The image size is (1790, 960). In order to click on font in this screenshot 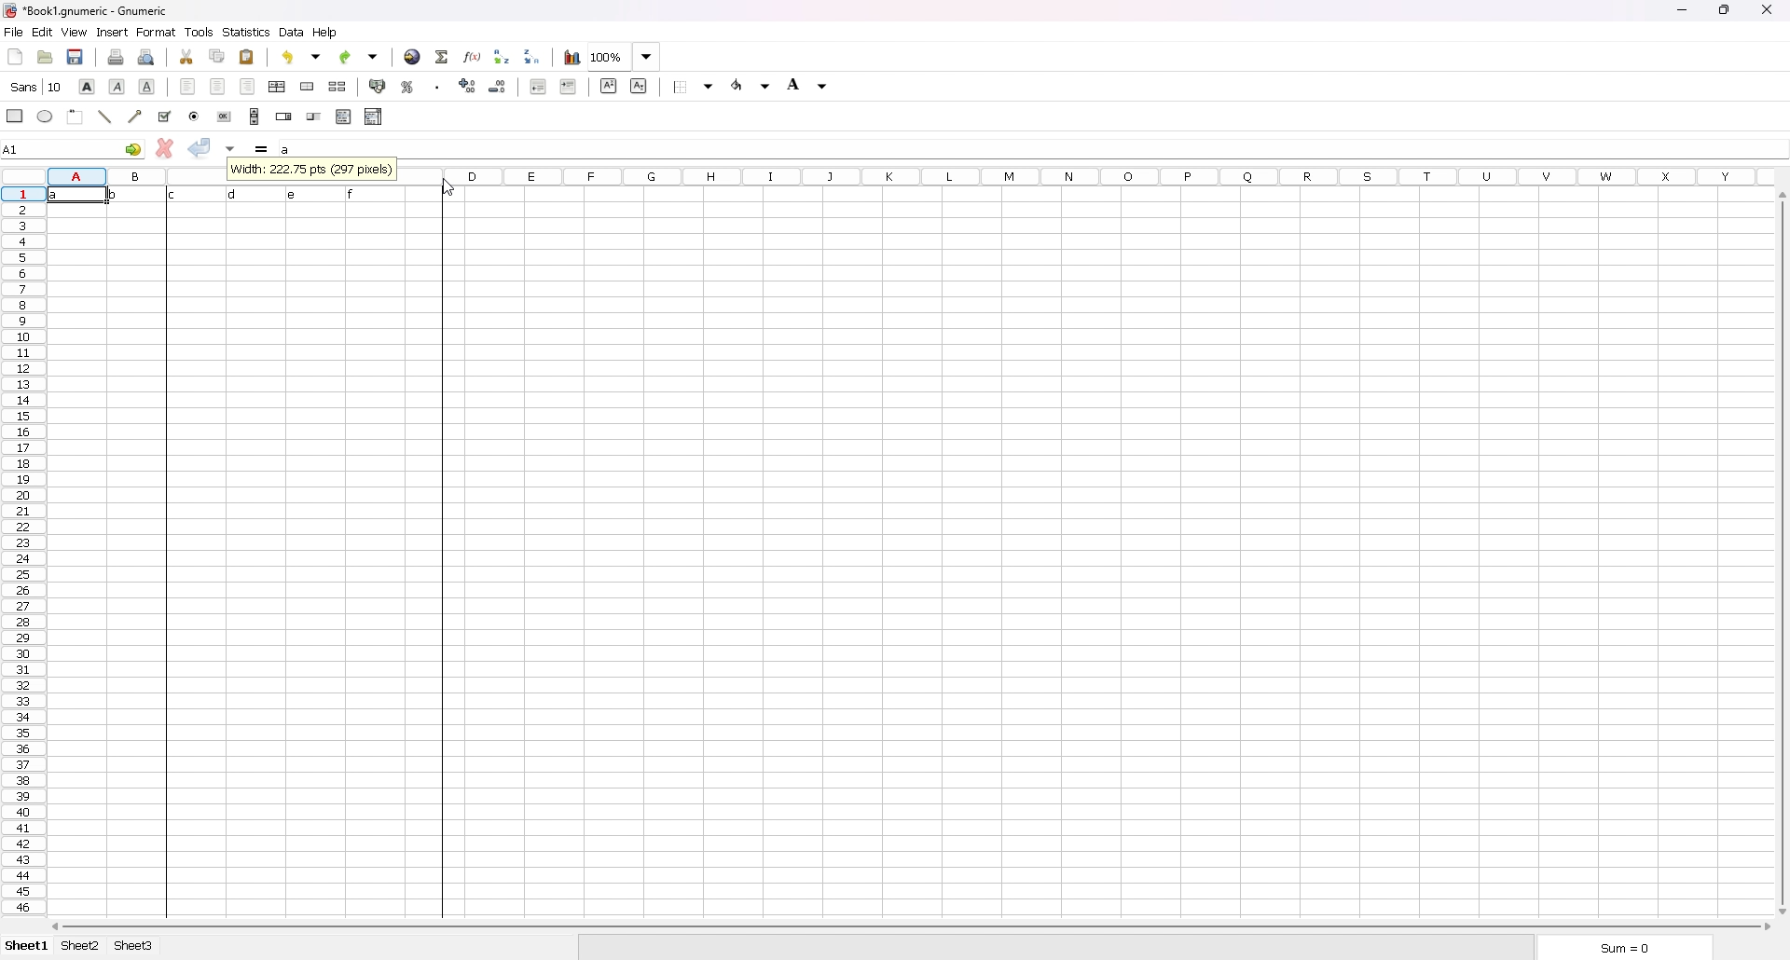, I will do `click(38, 86)`.